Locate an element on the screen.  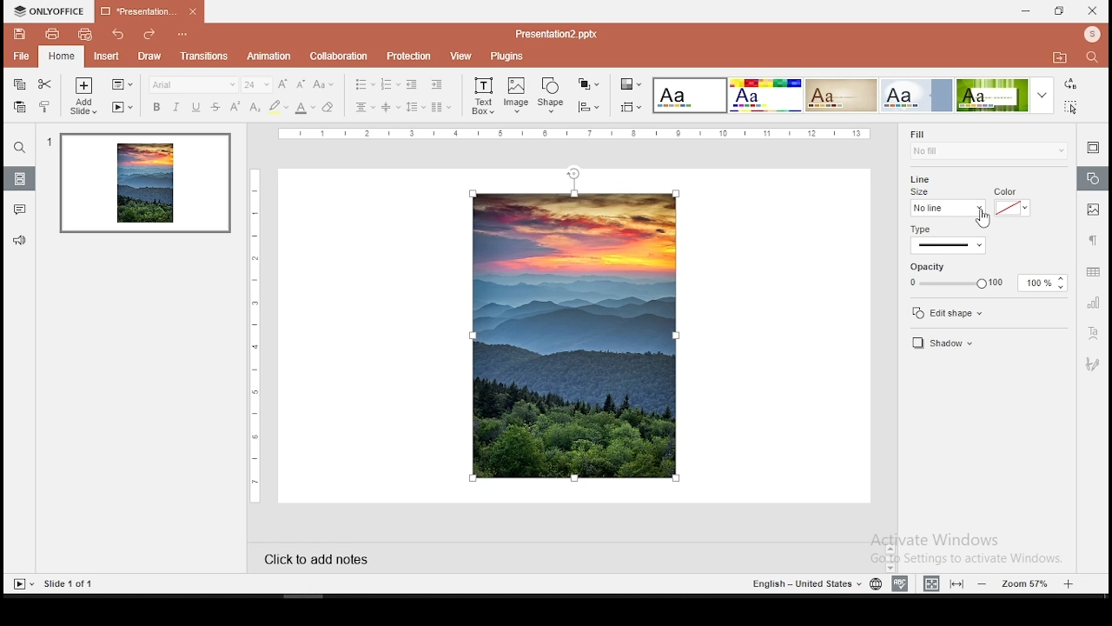
home is located at coordinates (60, 57).